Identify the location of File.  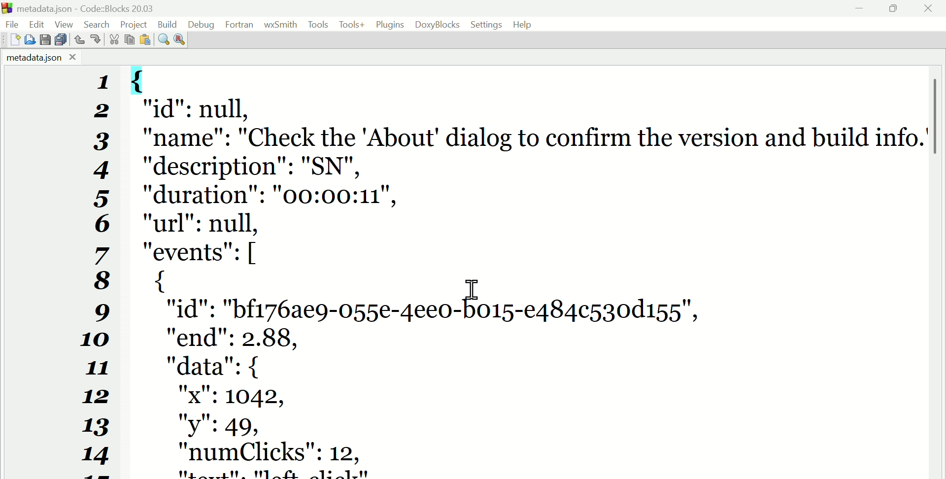
(15, 23).